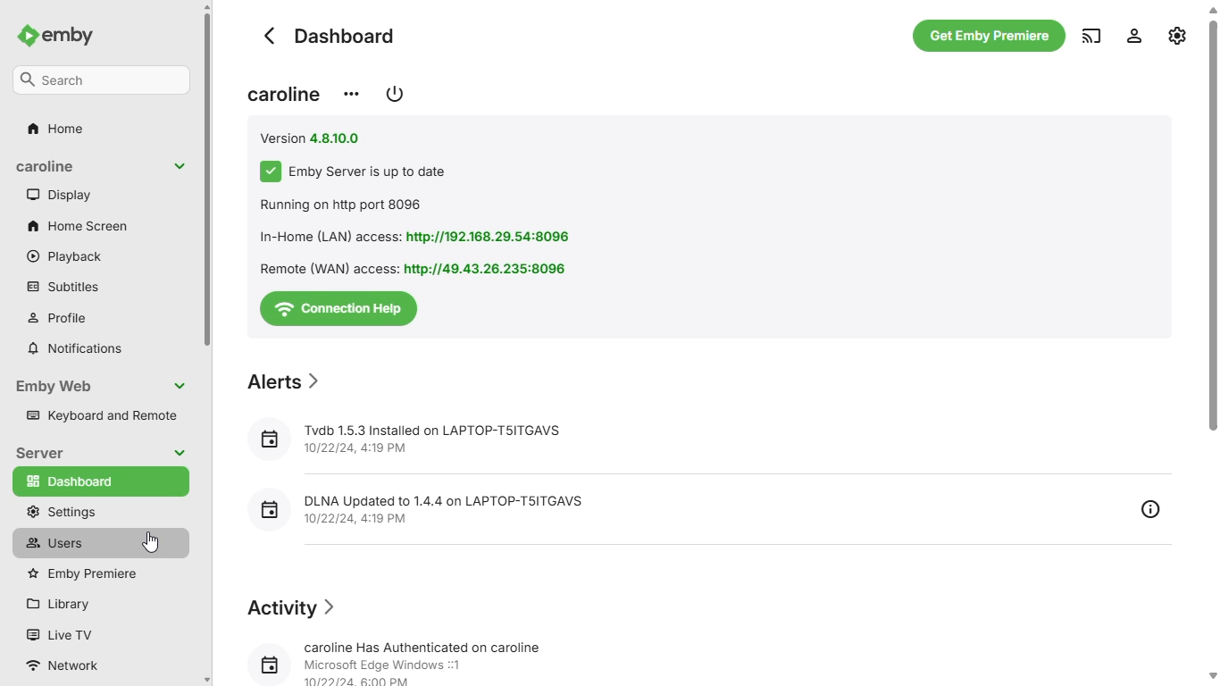 Image resolution: width=1220 pixels, height=686 pixels. I want to click on notifications, so click(76, 349).